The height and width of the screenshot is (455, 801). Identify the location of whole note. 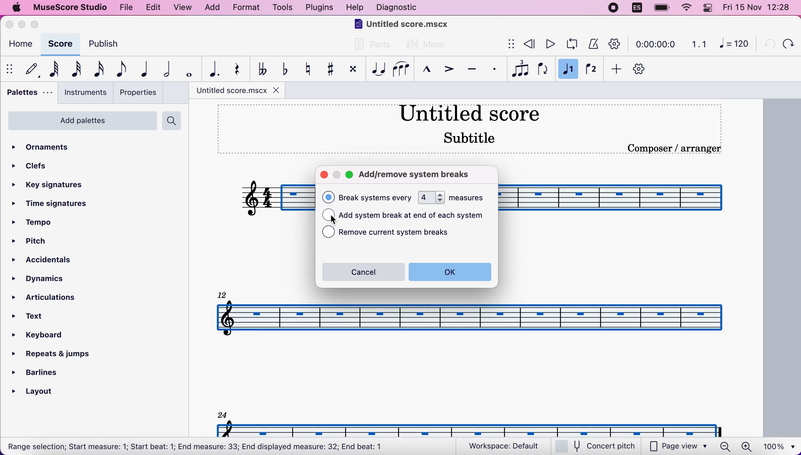
(187, 69).